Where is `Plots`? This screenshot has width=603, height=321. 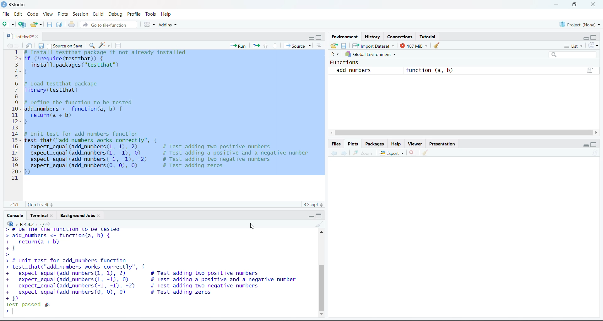
Plots is located at coordinates (63, 14).